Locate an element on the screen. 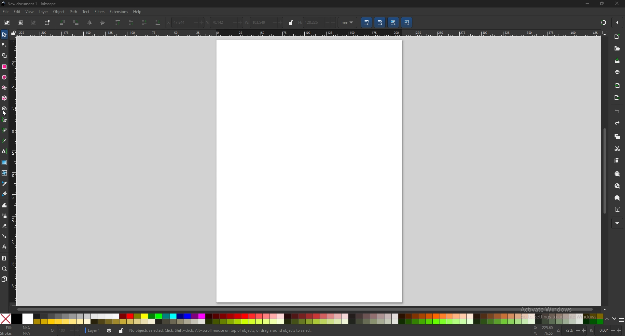  Y: 70.142 is located at coordinates (223, 21).